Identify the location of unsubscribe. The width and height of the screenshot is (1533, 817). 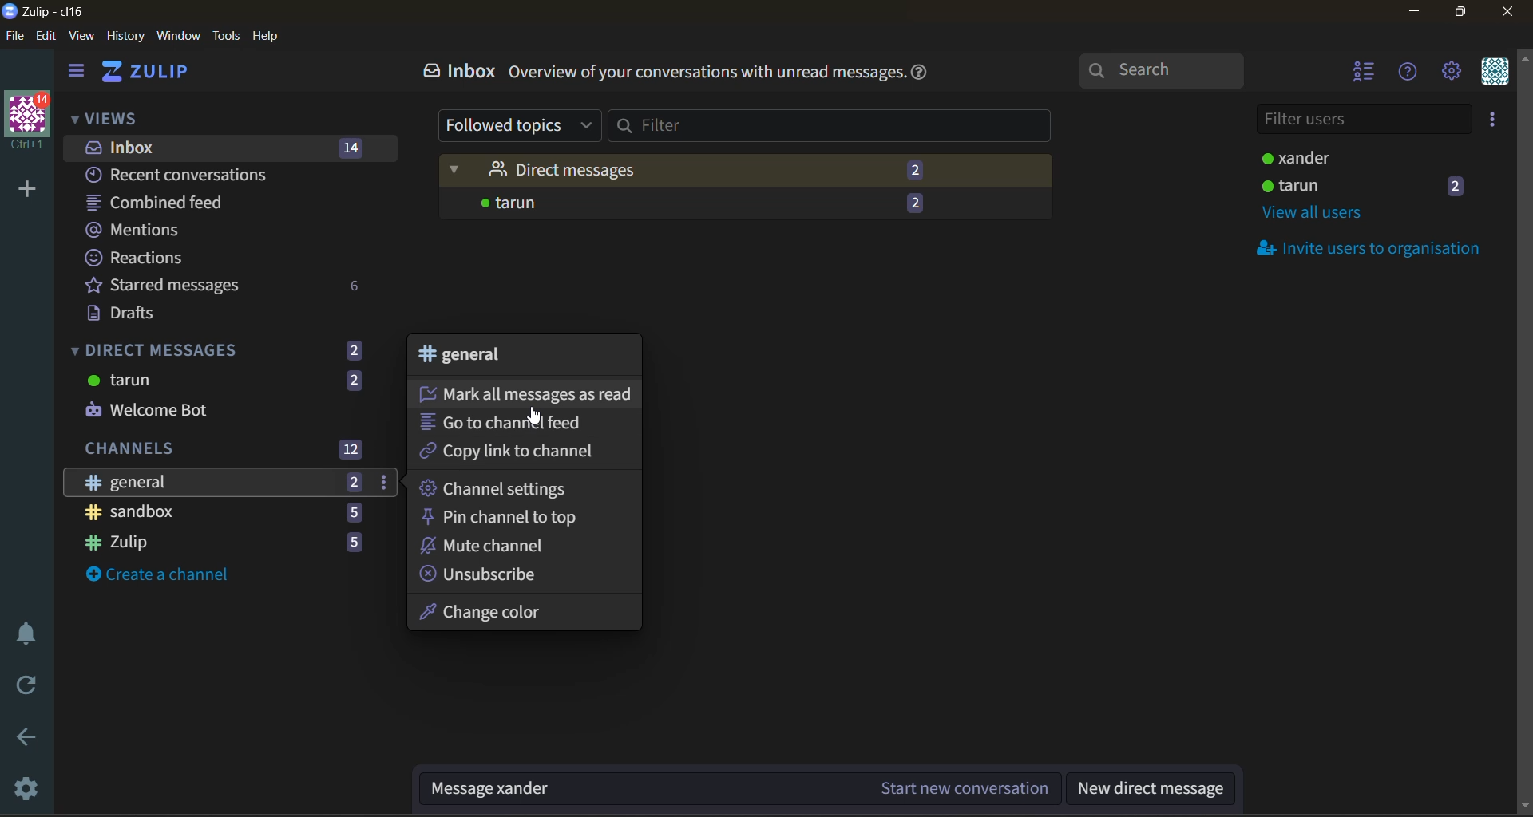
(485, 573).